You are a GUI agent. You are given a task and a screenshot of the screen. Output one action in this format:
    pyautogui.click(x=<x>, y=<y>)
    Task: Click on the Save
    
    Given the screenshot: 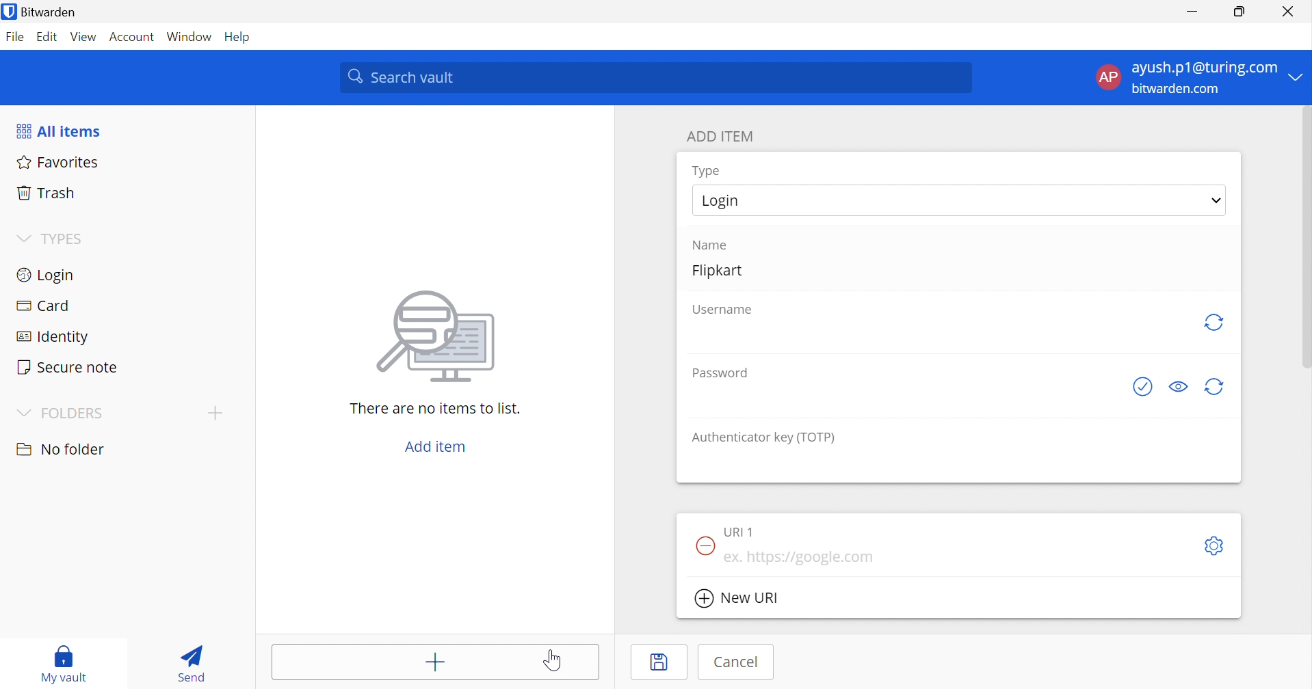 What is the action you would take?
    pyautogui.click(x=650, y=664)
    